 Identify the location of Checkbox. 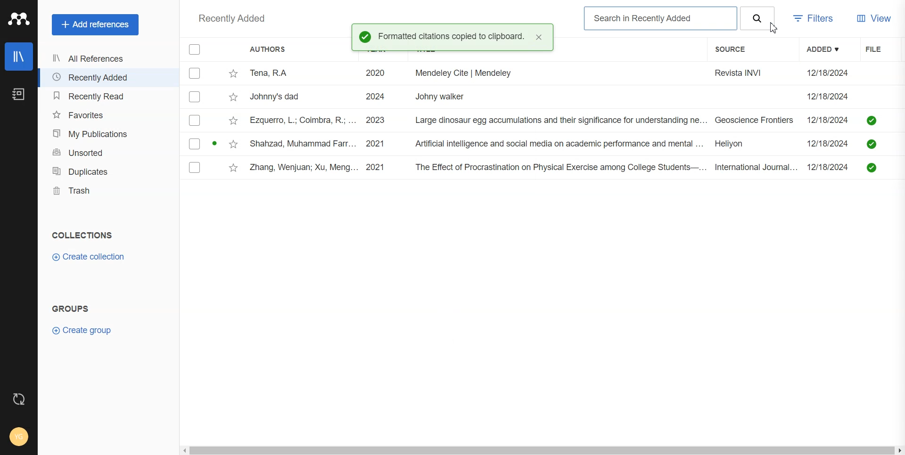
(194, 144).